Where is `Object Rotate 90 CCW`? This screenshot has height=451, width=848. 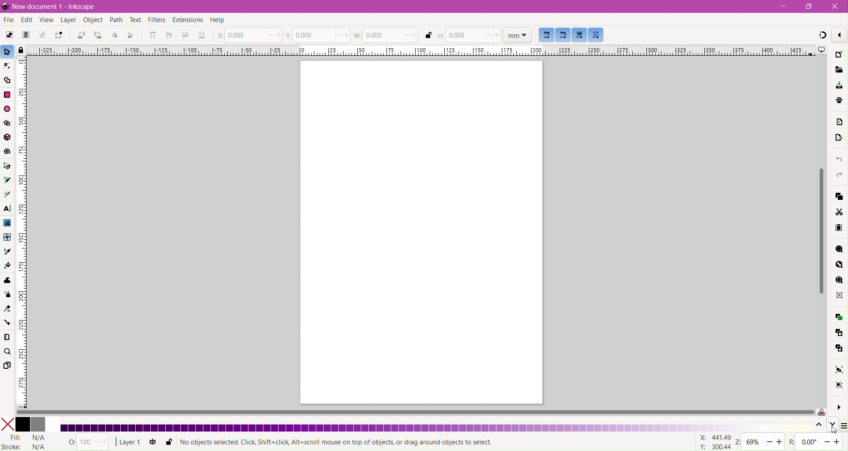
Object Rotate 90 CCW is located at coordinates (80, 36).